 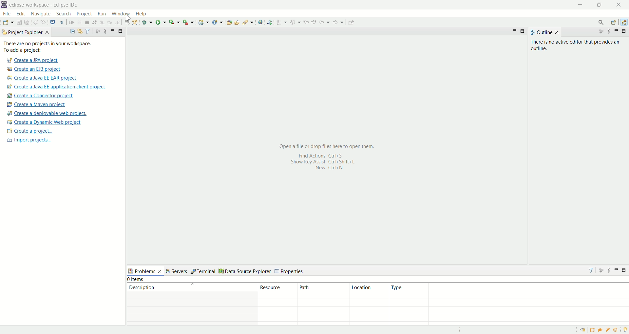 What do you see at coordinates (247, 22) in the screenshot?
I see `search` at bounding box center [247, 22].